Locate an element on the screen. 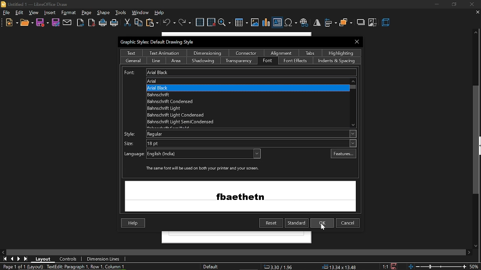 This screenshot has width=481, height=270. indents and spacing is located at coordinates (337, 61).